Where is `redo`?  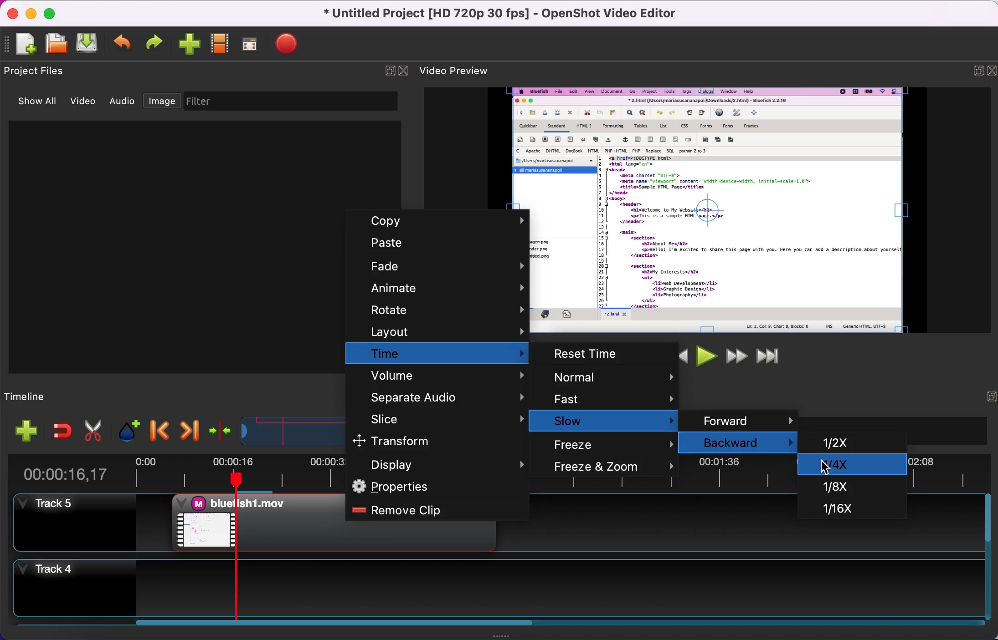
redo is located at coordinates (157, 42).